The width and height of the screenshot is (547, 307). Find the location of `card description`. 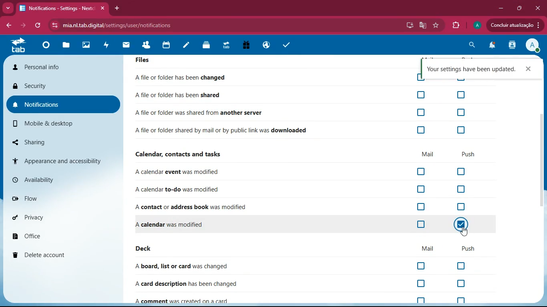

card description is located at coordinates (189, 283).